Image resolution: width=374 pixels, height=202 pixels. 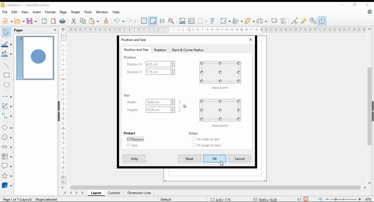 What do you see at coordinates (193, 133) in the screenshot?
I see `adapt` at bounding box center [193, 133].